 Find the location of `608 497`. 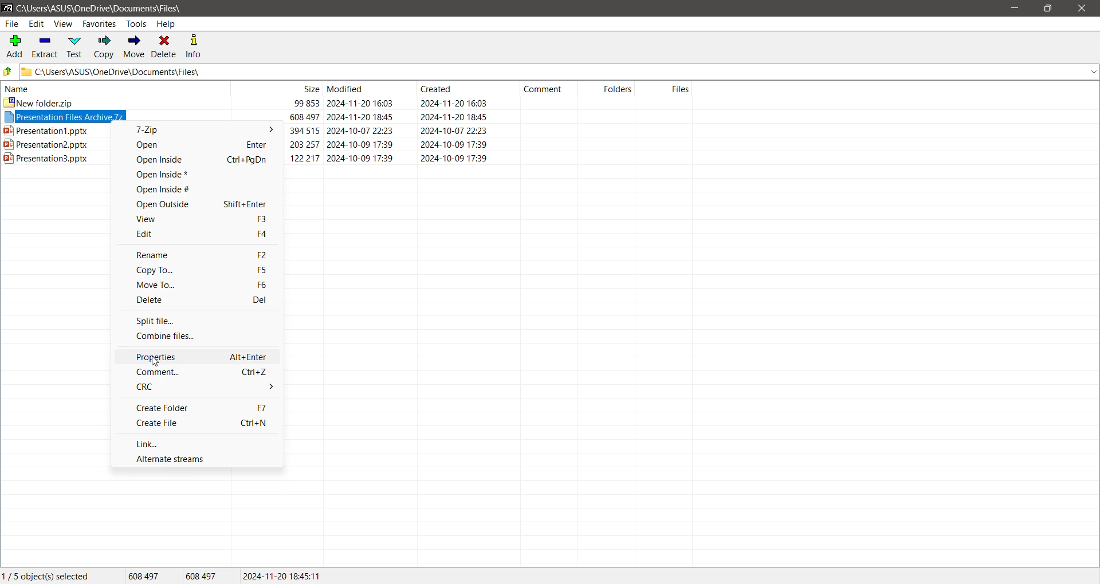

608 497 is located at coordinates (202, 574).